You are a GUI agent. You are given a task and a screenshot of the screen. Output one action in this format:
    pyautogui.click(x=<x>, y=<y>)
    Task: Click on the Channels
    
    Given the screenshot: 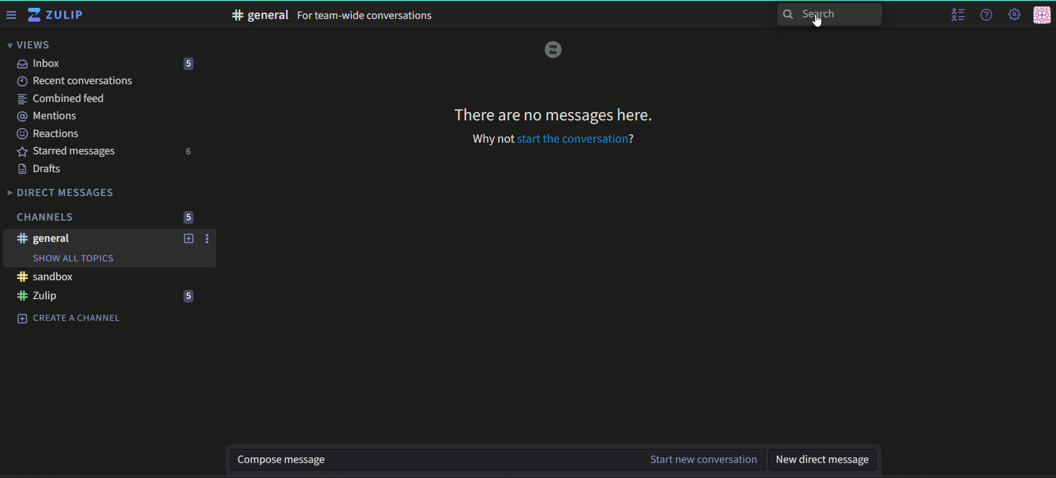 What is the action you would take?
    pyautogui.click(x=47, y=217)
    